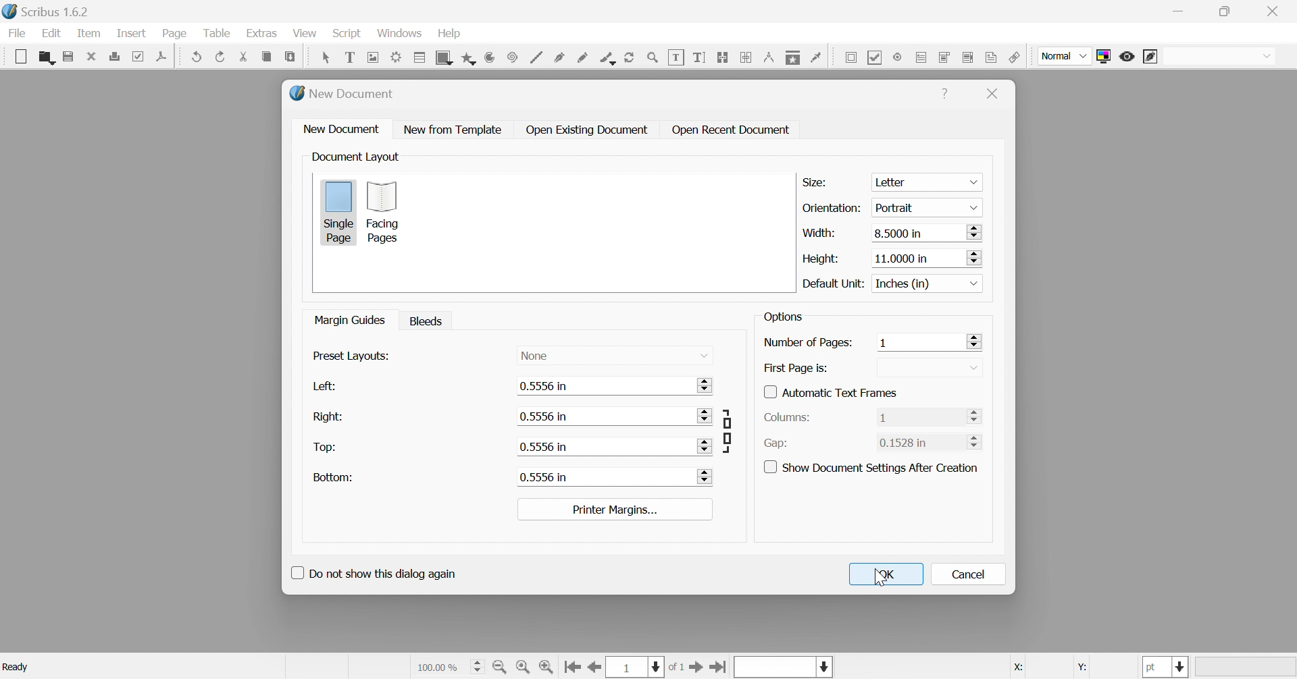  What do you see at coordinates (922, 57) in the screenshot?
I see `PDF text field` at bounding box center [922, 57].